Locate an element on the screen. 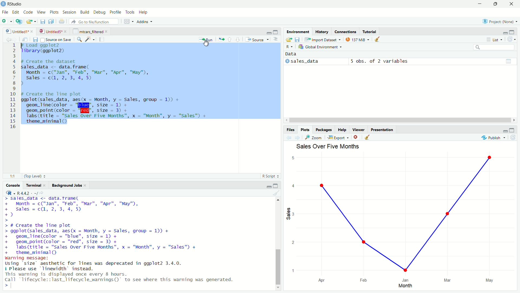 This screenshot has width=520, height=293. maximize is located at coordinates (512, 130).